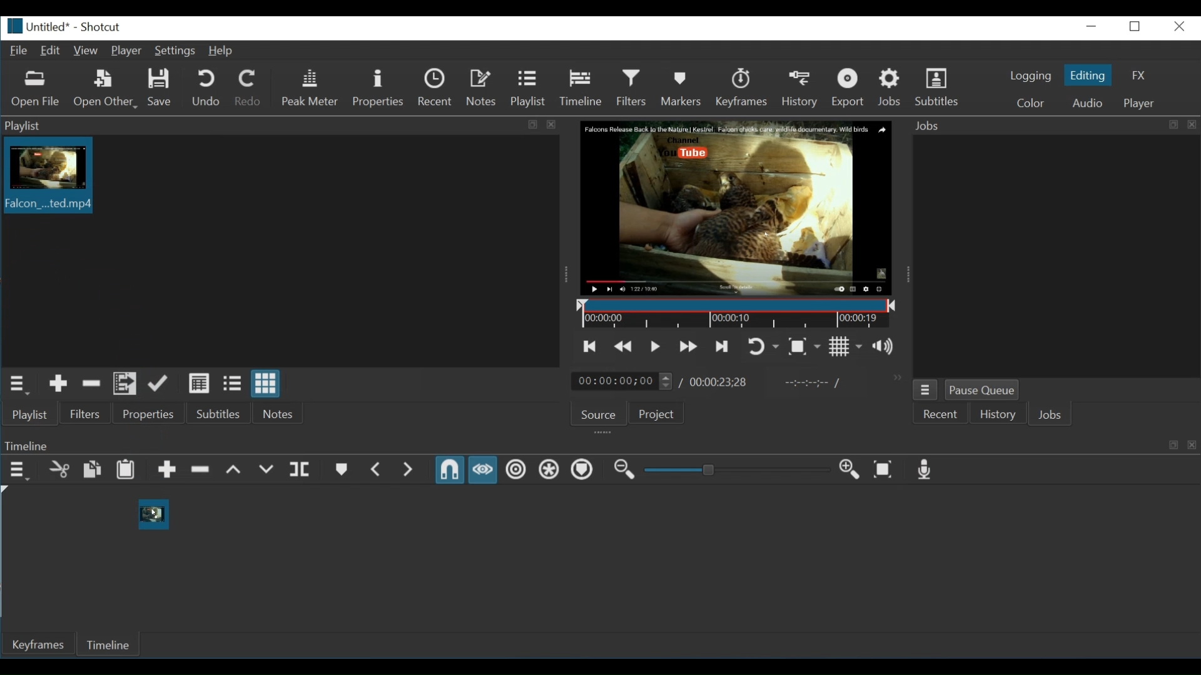 The width and height of the screenshot is (1201, 675). I want to click on Toggle player looping, so click(764, 347).